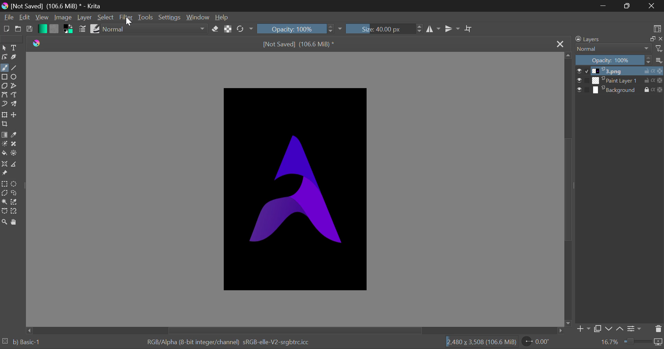 The image size is (664, 349). I want to click on [Not Saved] (106.6 MiB) * - Krita, so click(63, 5).